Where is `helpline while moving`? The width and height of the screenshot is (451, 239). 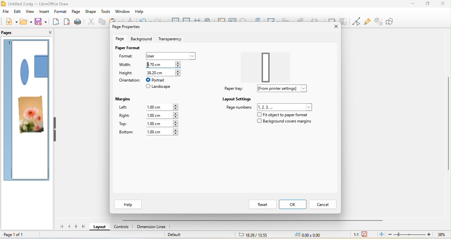 helpline while moving is located at coordinates (197, 20).